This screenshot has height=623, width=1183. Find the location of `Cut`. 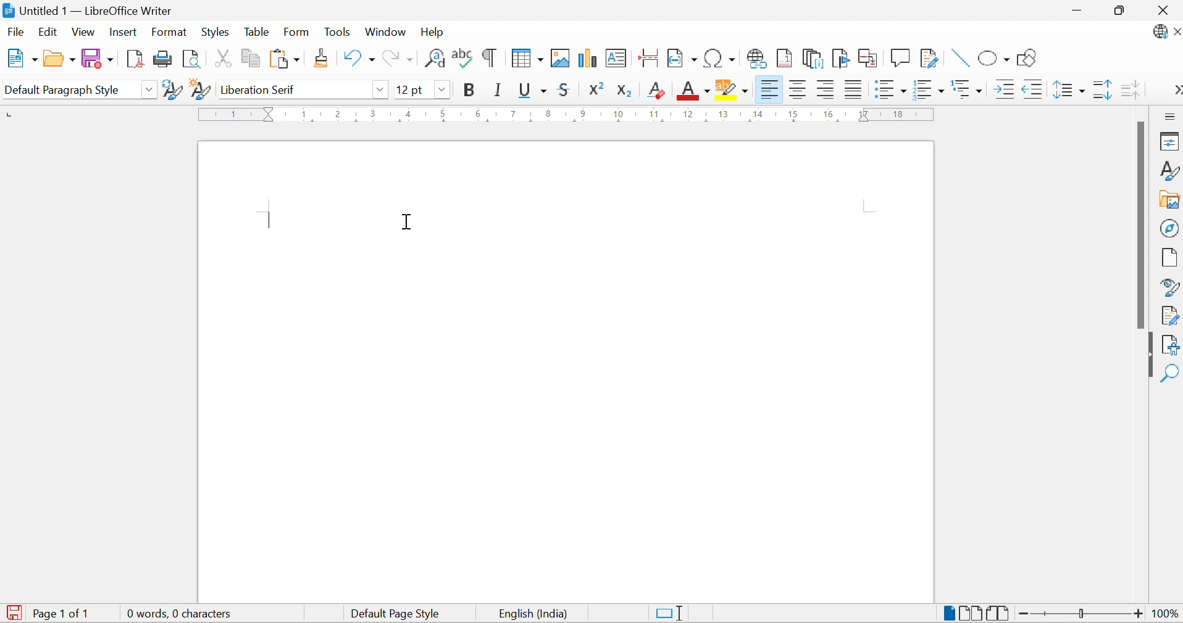

Cut is located at coordinates (220, 58).